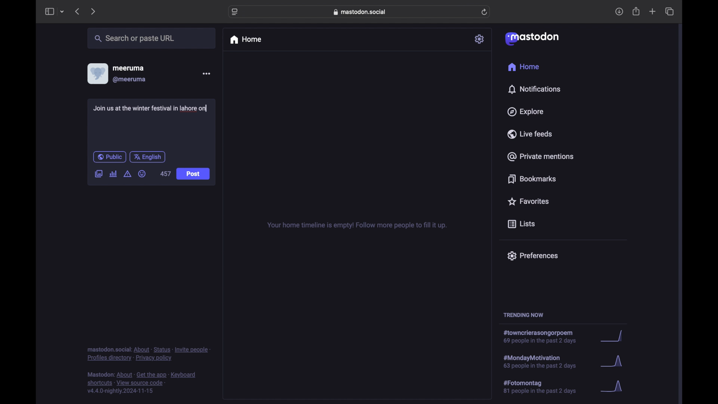 This screenshot has height=404, width=718. I want to click on Post, so click(194, 174).